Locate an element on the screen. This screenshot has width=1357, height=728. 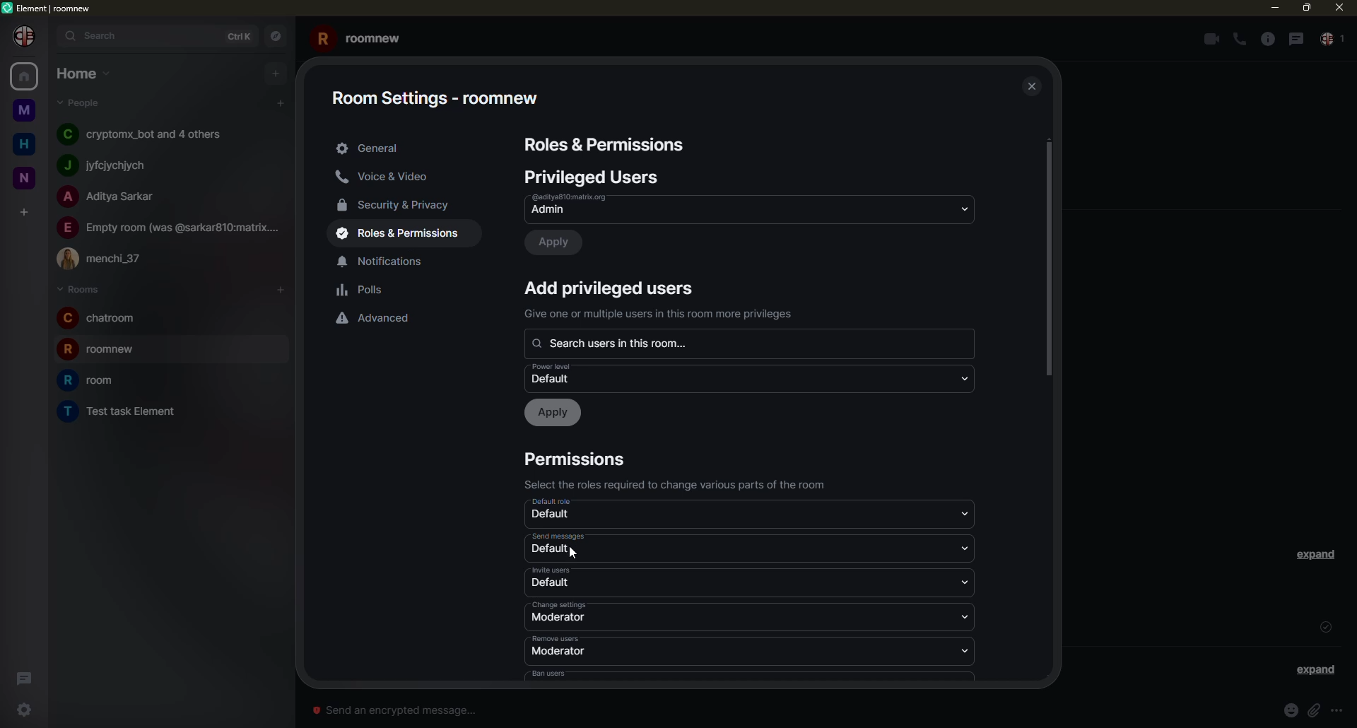
expand is located at coordinates (1319, 554).